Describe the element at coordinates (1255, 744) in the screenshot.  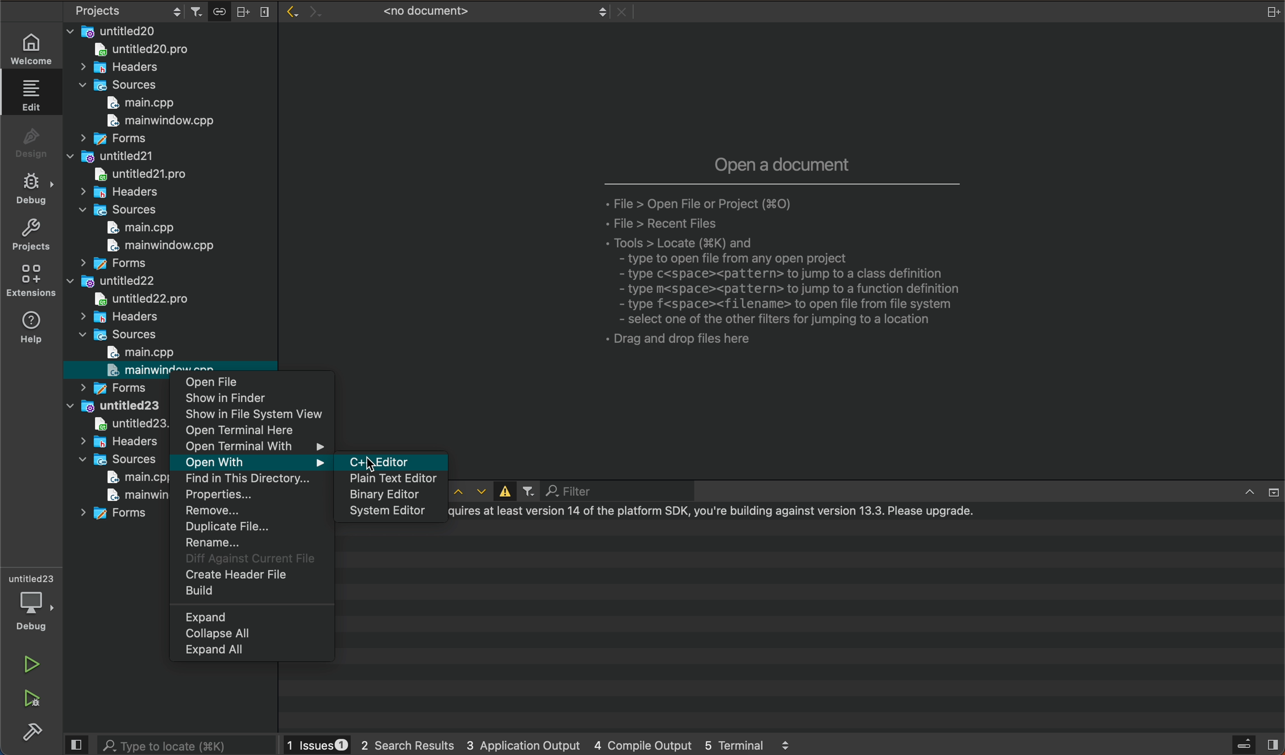
I see `close slide bar` at that location.